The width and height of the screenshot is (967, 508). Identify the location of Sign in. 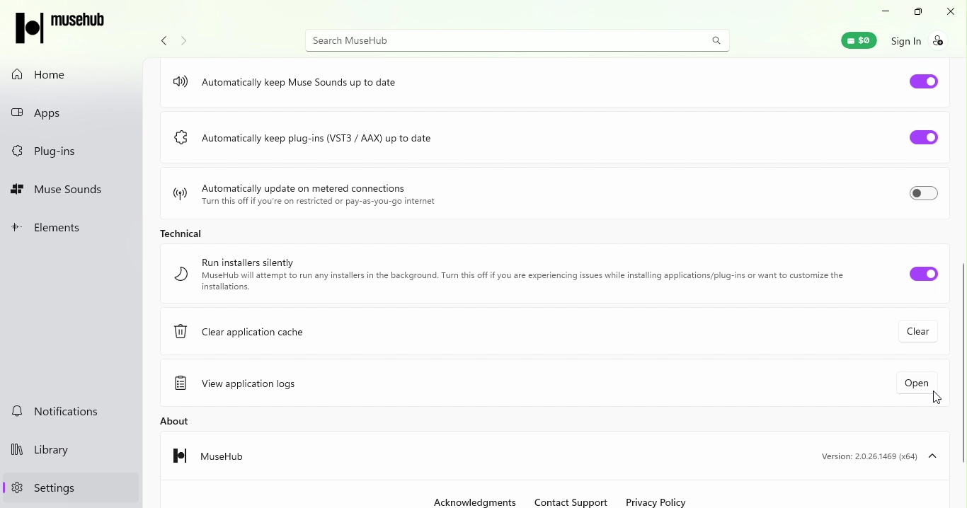
(920, 40).